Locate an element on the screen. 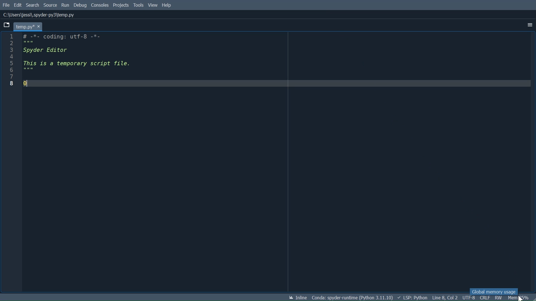 Image resolution: width=536 pixels, height=301 pixels. More Options is located at coordinates (530, 25).